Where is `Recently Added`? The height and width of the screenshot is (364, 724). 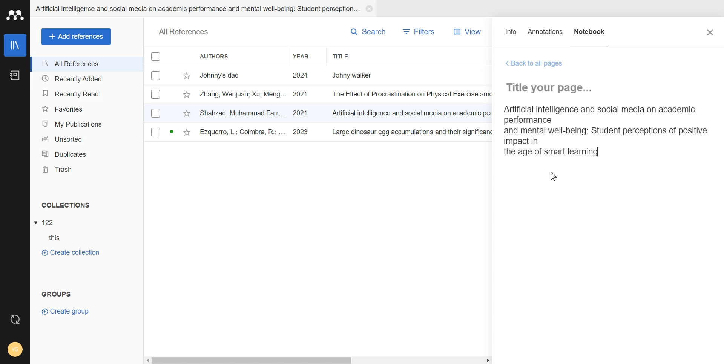 Recently Added is located at coordinates (86, 78).